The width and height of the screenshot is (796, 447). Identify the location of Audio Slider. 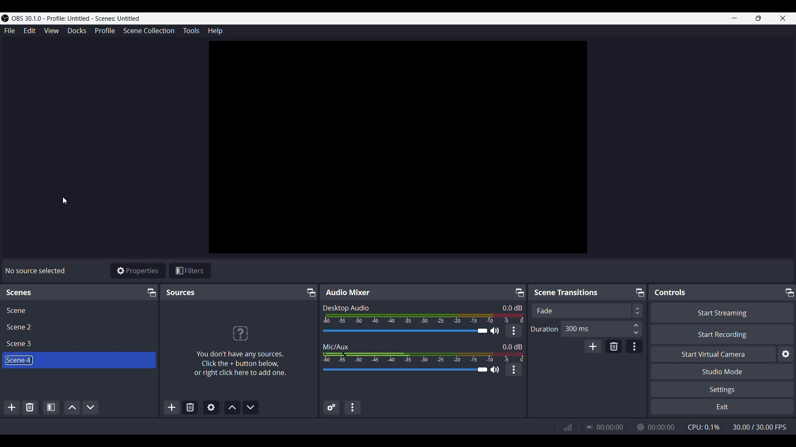
(403, 331).